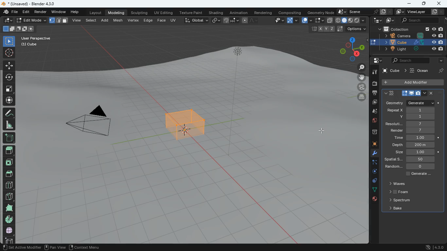 This screenshot has width=447, height=251. Describe the element at coordinates (9, 173) in the screenshot. I see `top` at that location.